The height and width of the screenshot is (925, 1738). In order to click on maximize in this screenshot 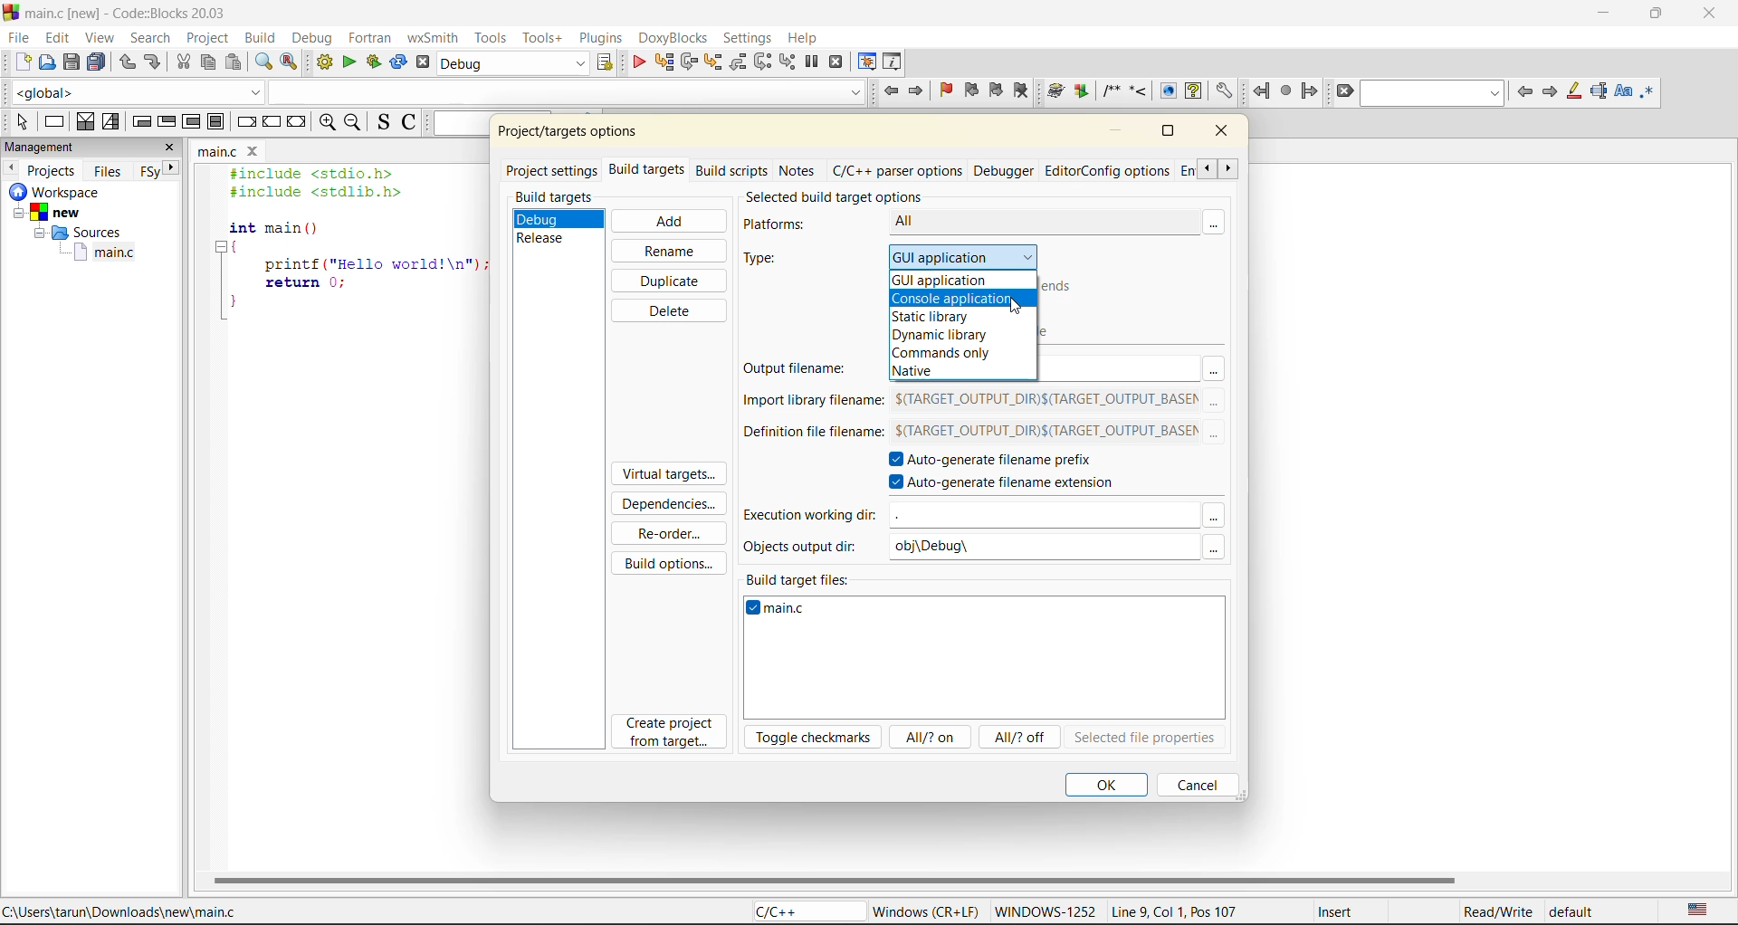, I will do `click(1167, 130)`.